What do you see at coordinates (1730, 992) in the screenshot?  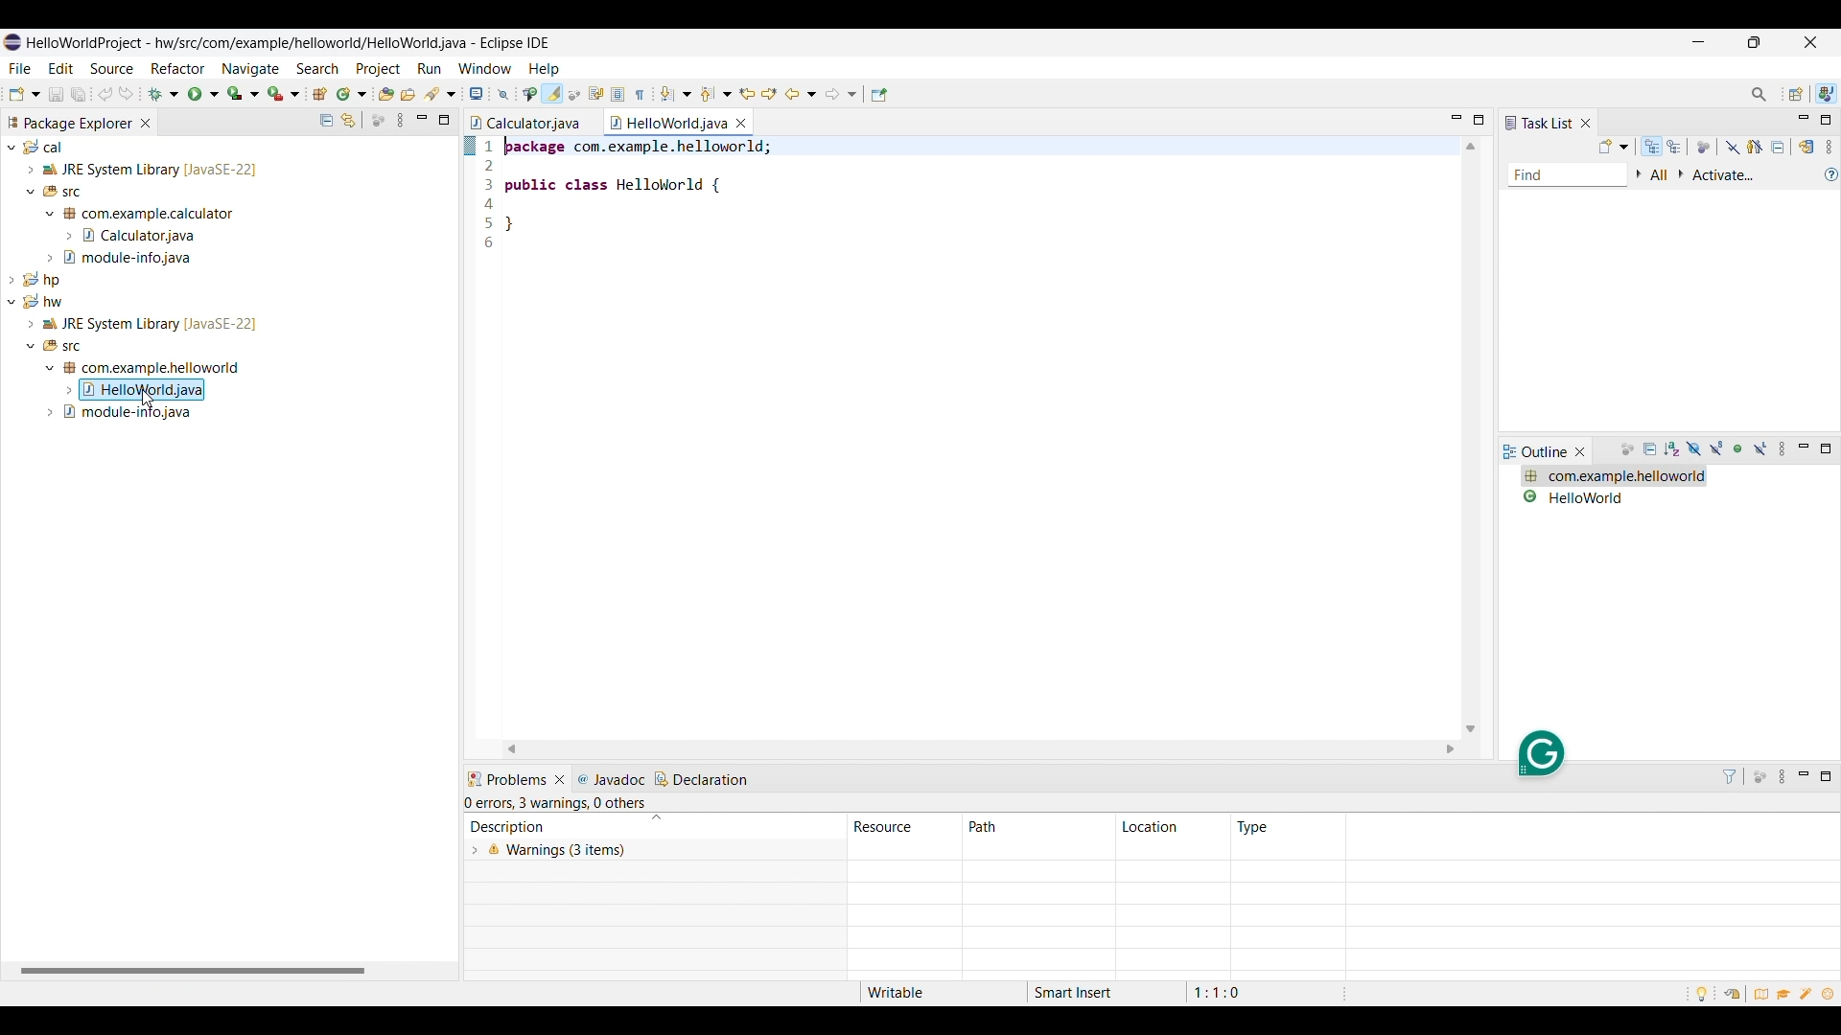 I see `Restore welcome` at bounding box center [1730, 992].